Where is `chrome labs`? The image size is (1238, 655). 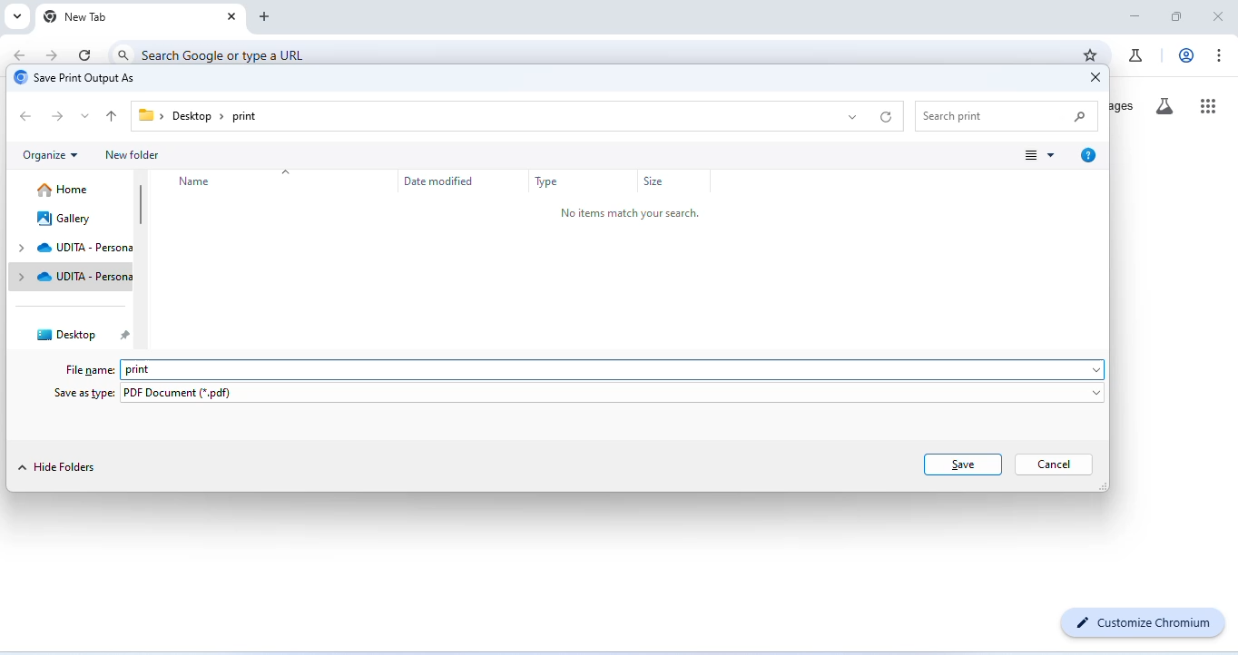
chrome labs is located at coordinates (1135, 54).